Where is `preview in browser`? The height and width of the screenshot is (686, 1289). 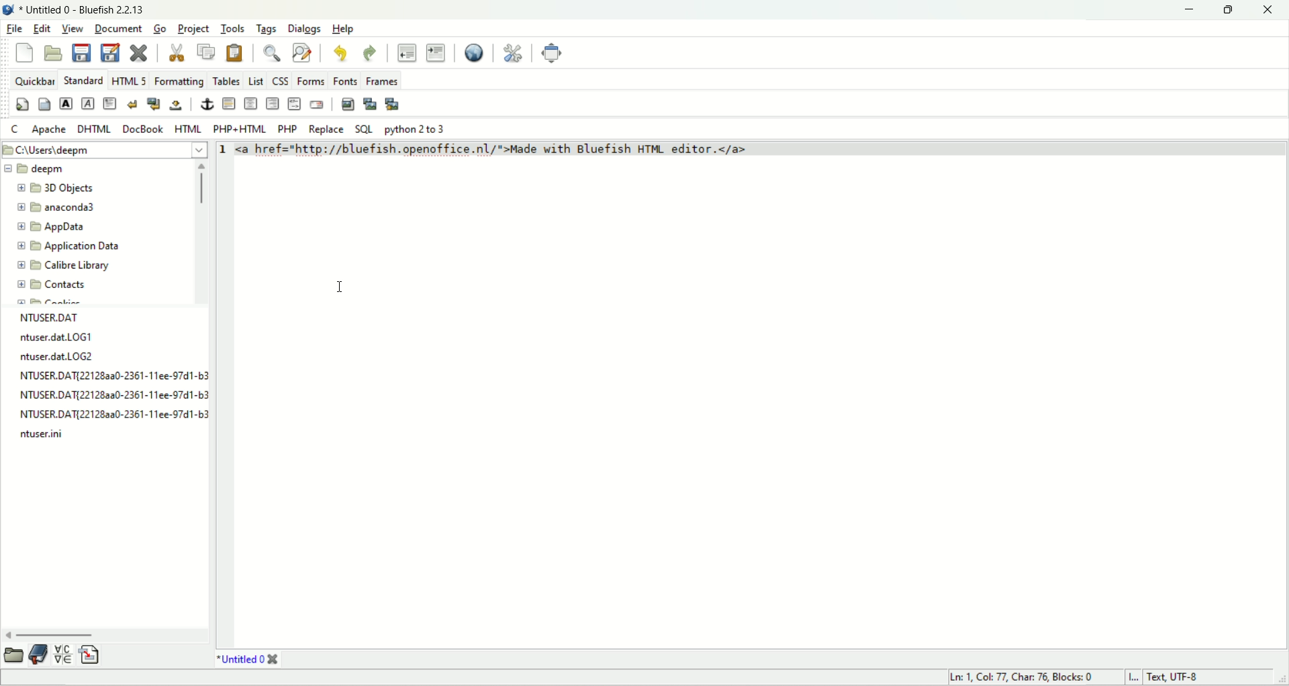
preview in browser is located at coordinates (475, 52).